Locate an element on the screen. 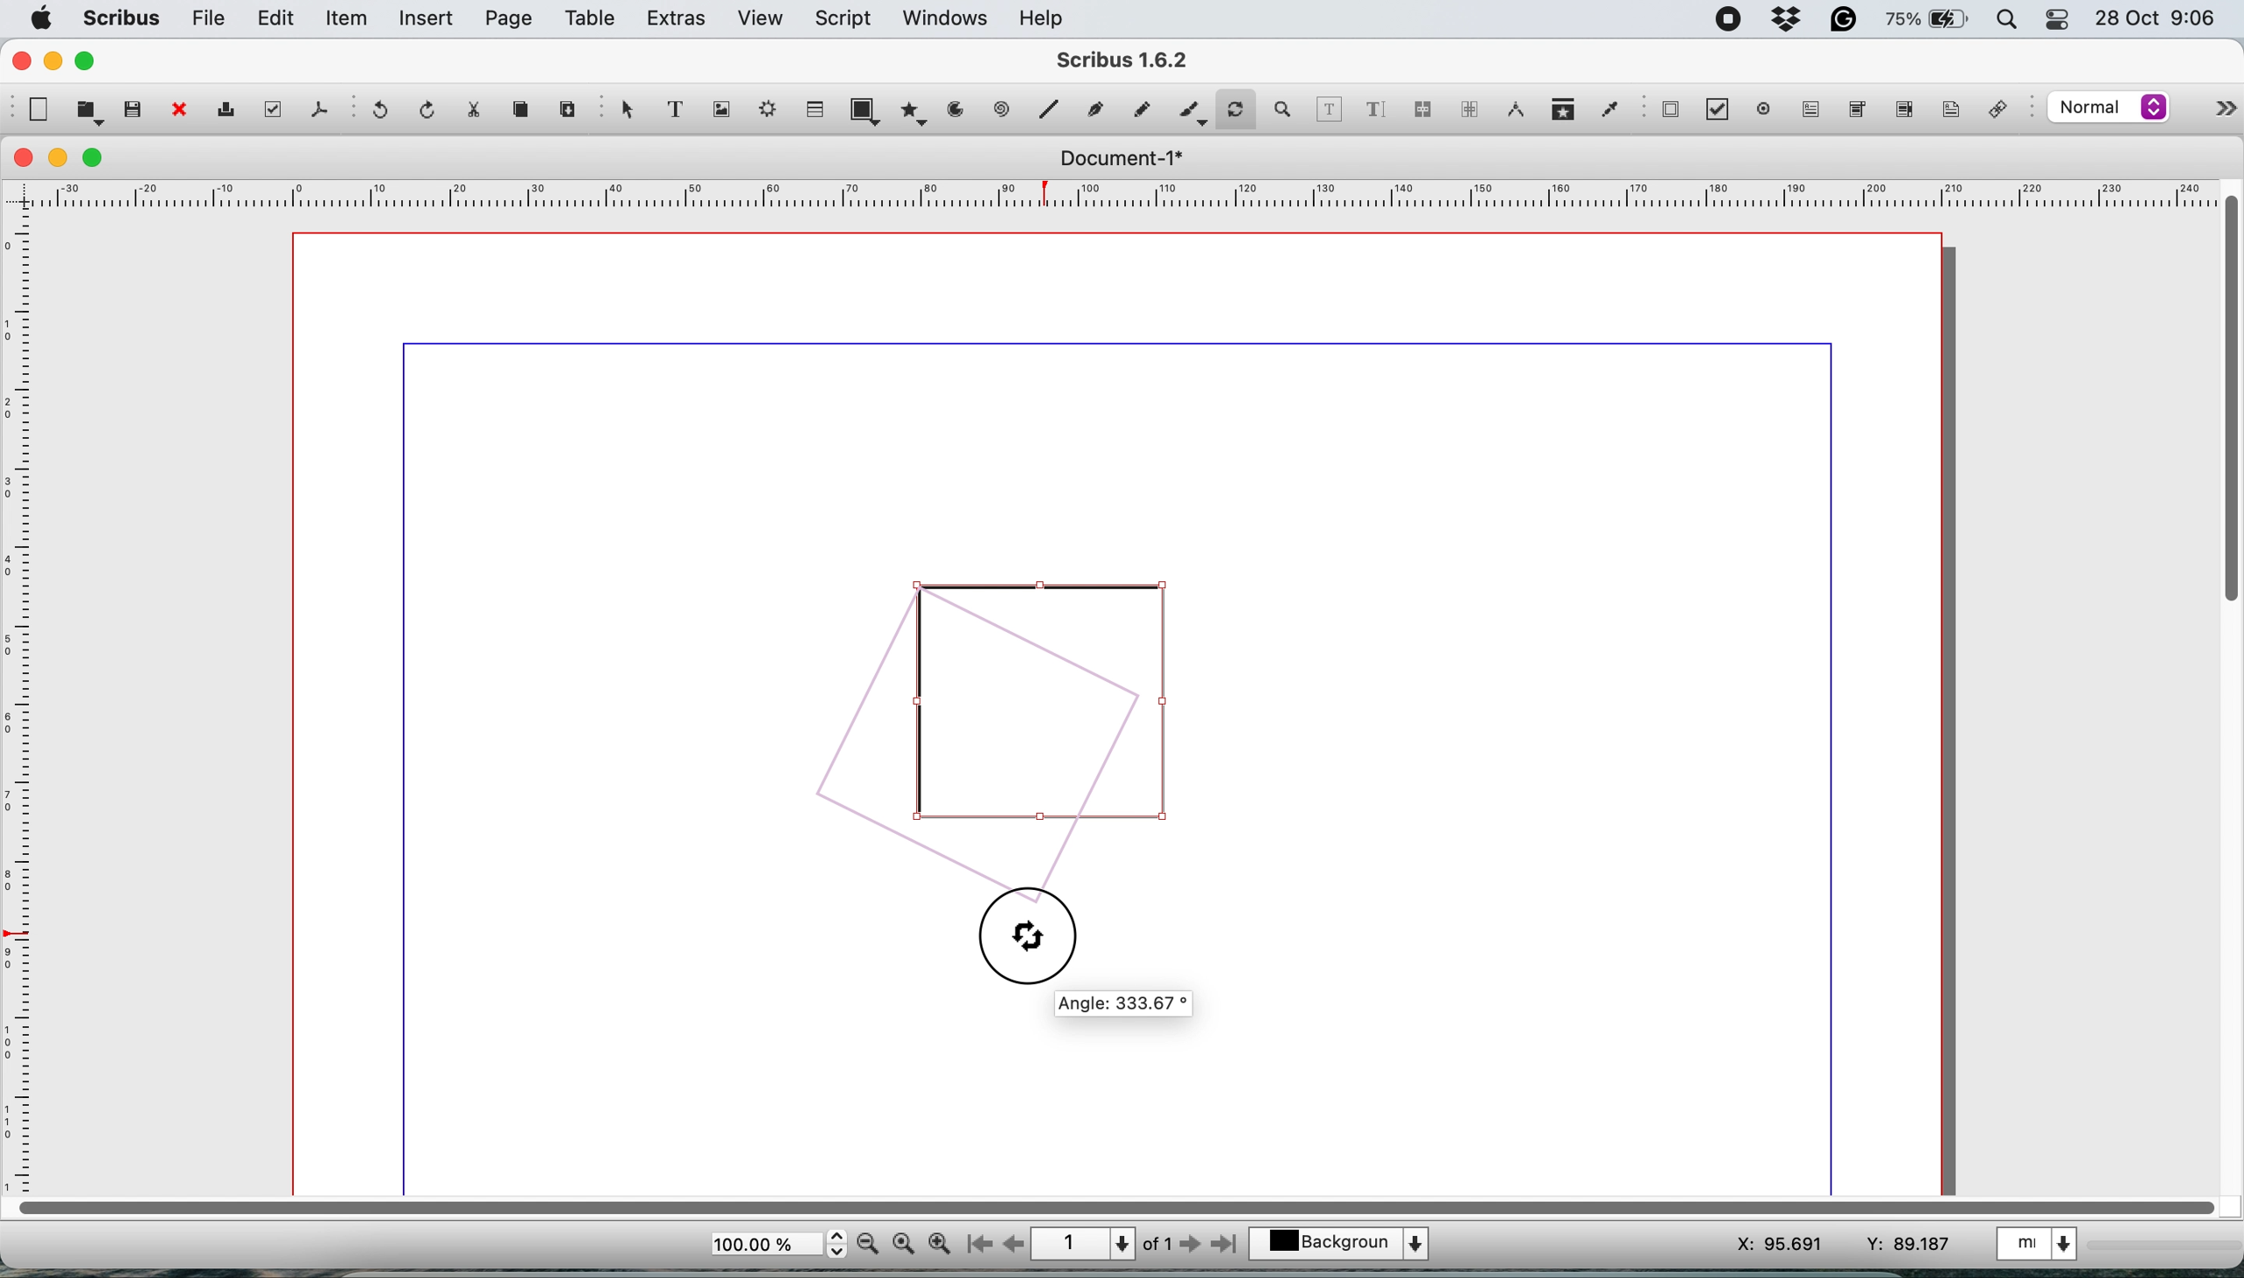  zoom scale is located at coordinates (777, 1245).